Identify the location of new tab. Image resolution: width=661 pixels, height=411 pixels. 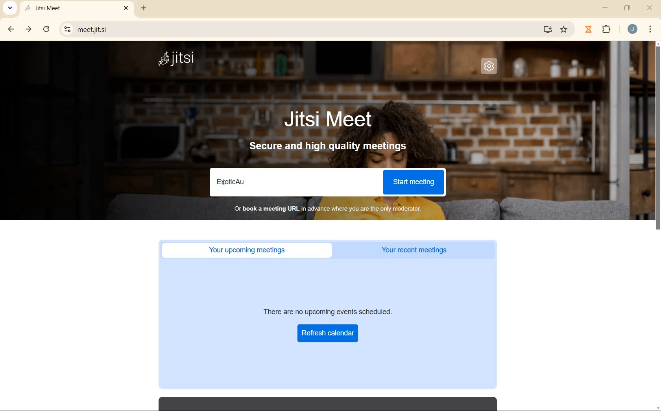
(142, 9).